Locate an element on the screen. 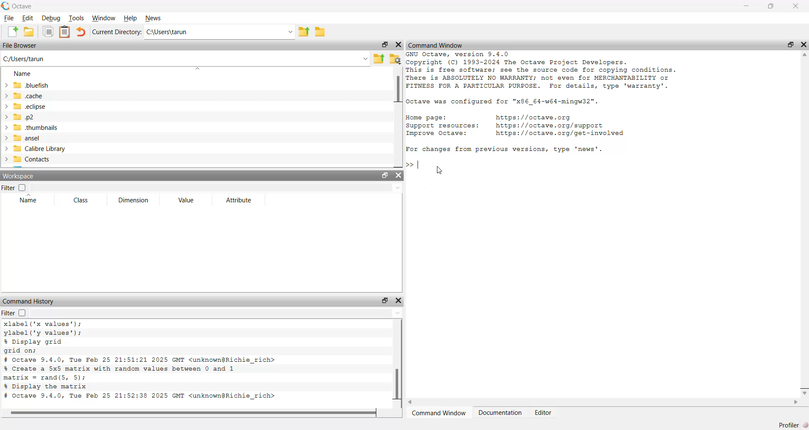 This screenshot has height=430, width=809. Workspace is located at coordinates (22, 176).